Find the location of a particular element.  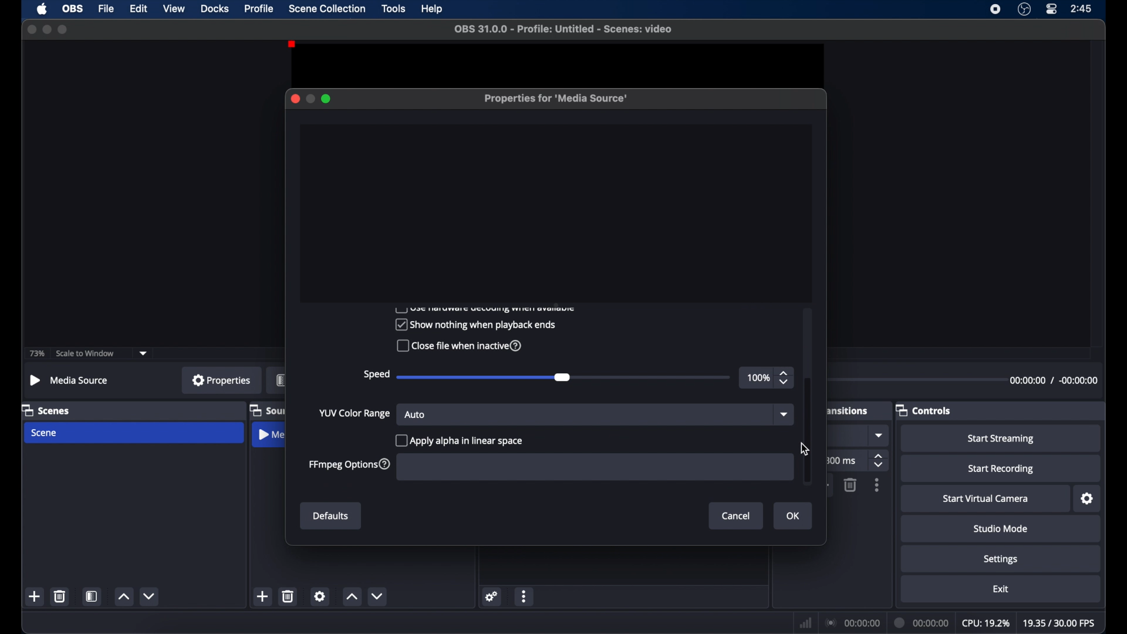

defaults is located at coordinates (331, 517).